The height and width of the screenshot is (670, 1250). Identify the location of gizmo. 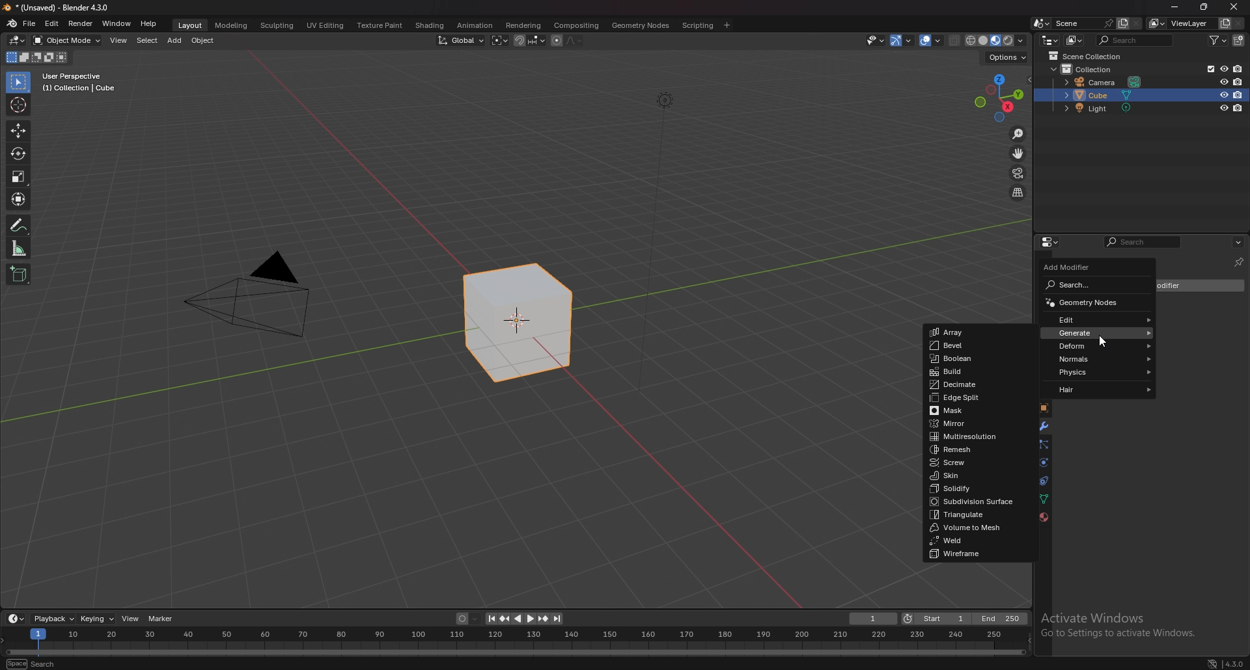
(903, 40).